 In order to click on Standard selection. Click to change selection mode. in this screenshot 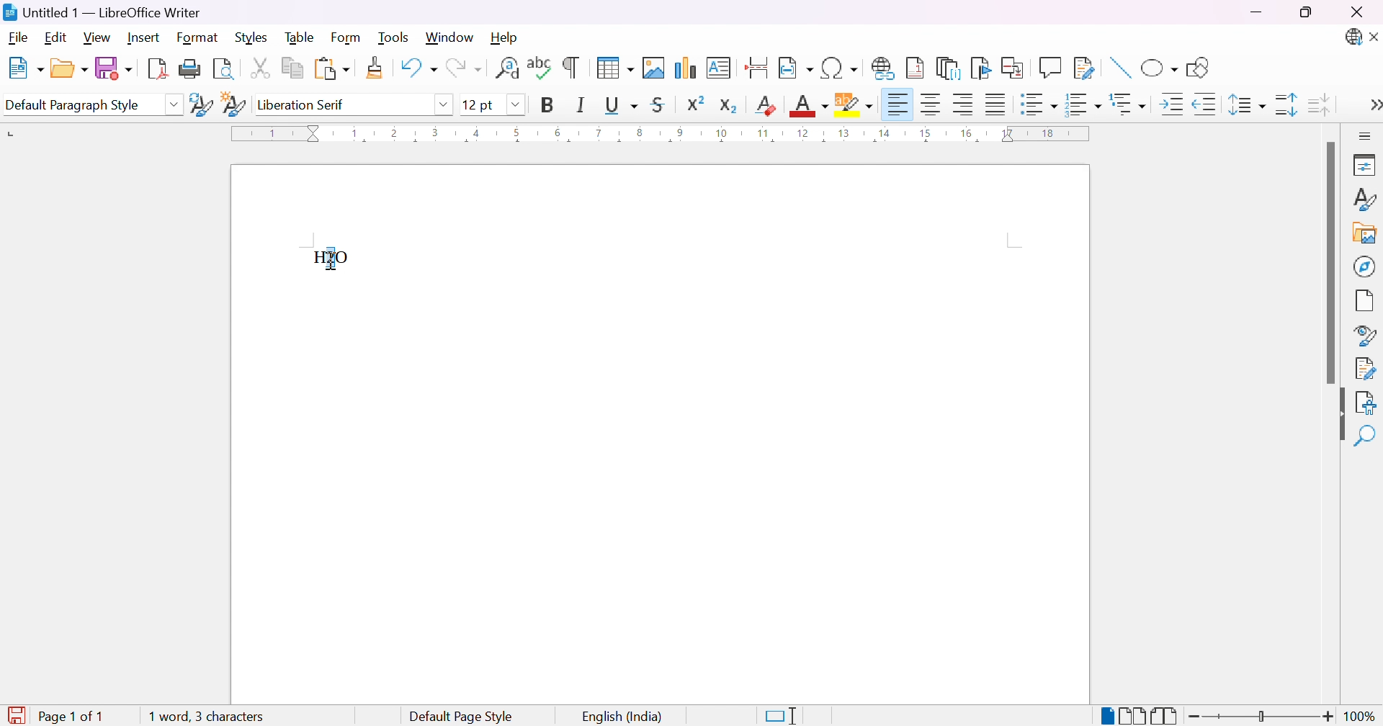, I will do `click(782, 716)`.